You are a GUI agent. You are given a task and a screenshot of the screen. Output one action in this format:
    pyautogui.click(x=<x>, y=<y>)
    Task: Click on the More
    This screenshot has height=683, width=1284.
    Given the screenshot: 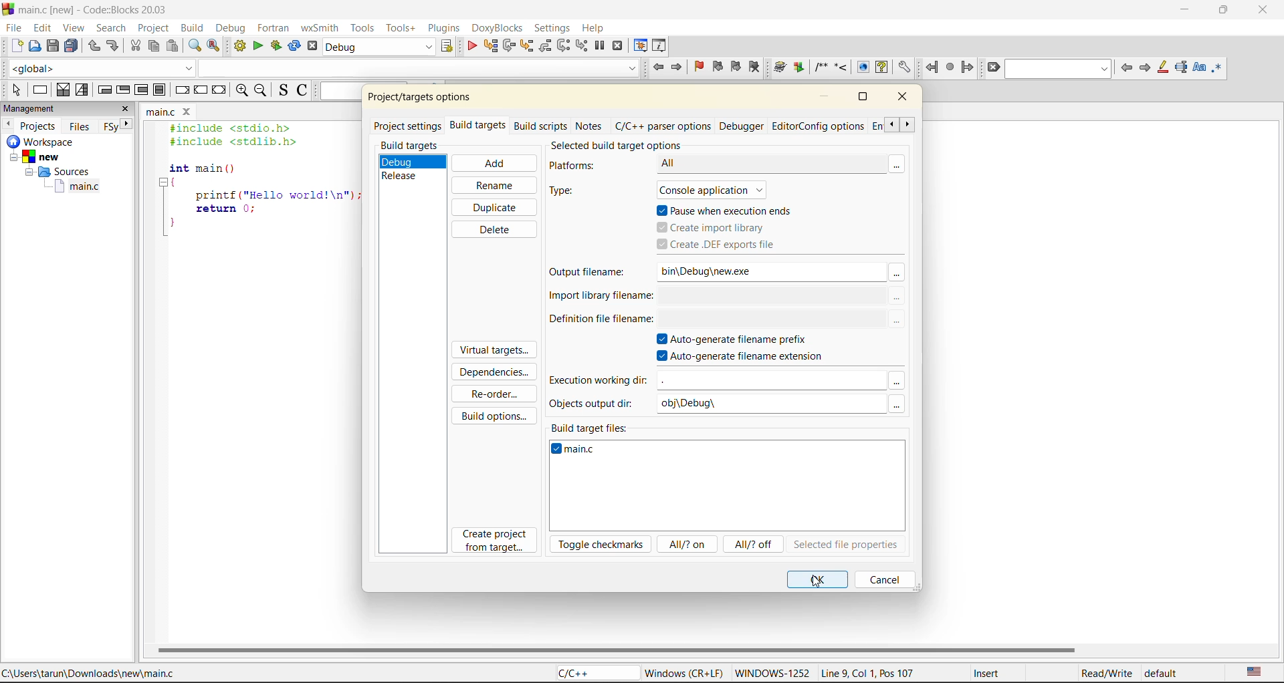 What is the action you would take?
    pyautogui.click(x=898, y=297)
    